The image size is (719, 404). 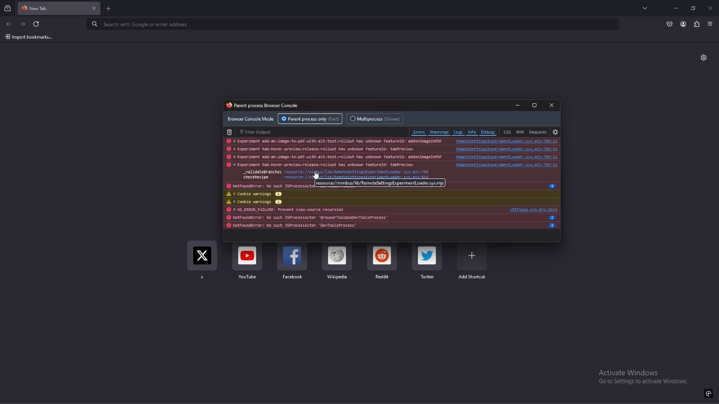 I want to click on tab, so click(x=48, y=8).